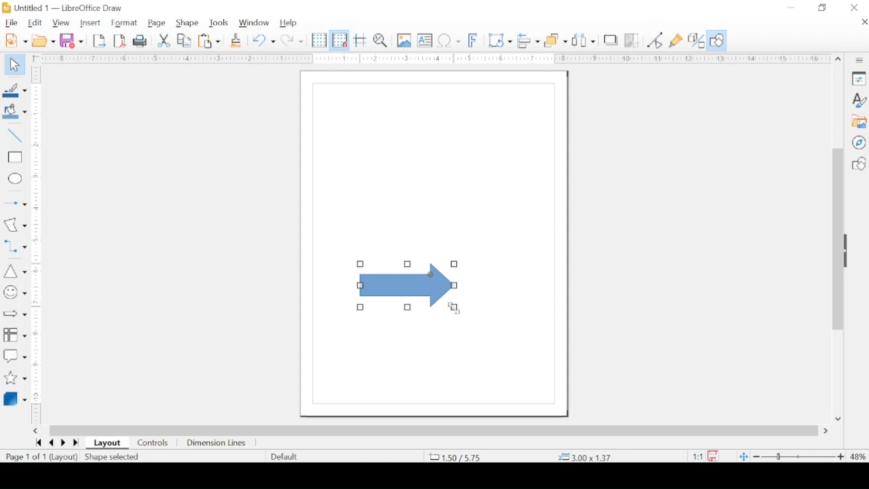  I want to click on new, so click(16, 40).